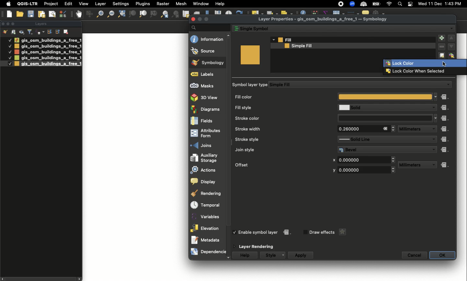 The image size is (467, 281). I want to click on 1:43 PM, so click(454, 4).